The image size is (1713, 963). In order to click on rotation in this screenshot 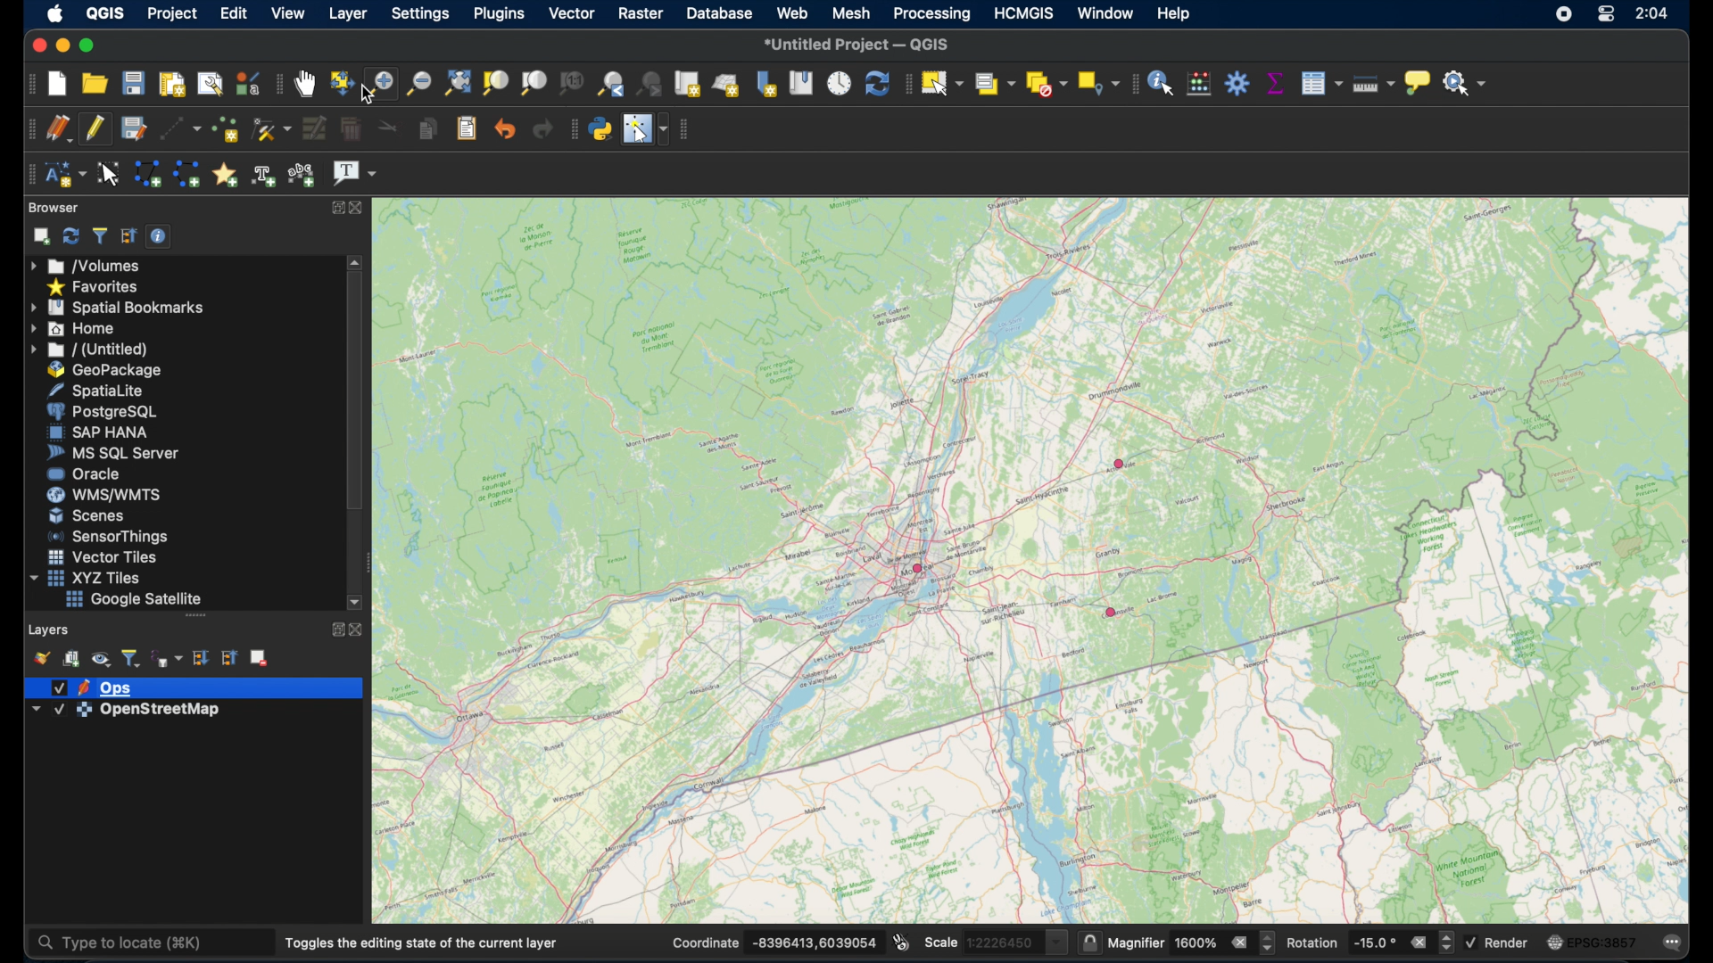, I will do `click(1371, 943)`.